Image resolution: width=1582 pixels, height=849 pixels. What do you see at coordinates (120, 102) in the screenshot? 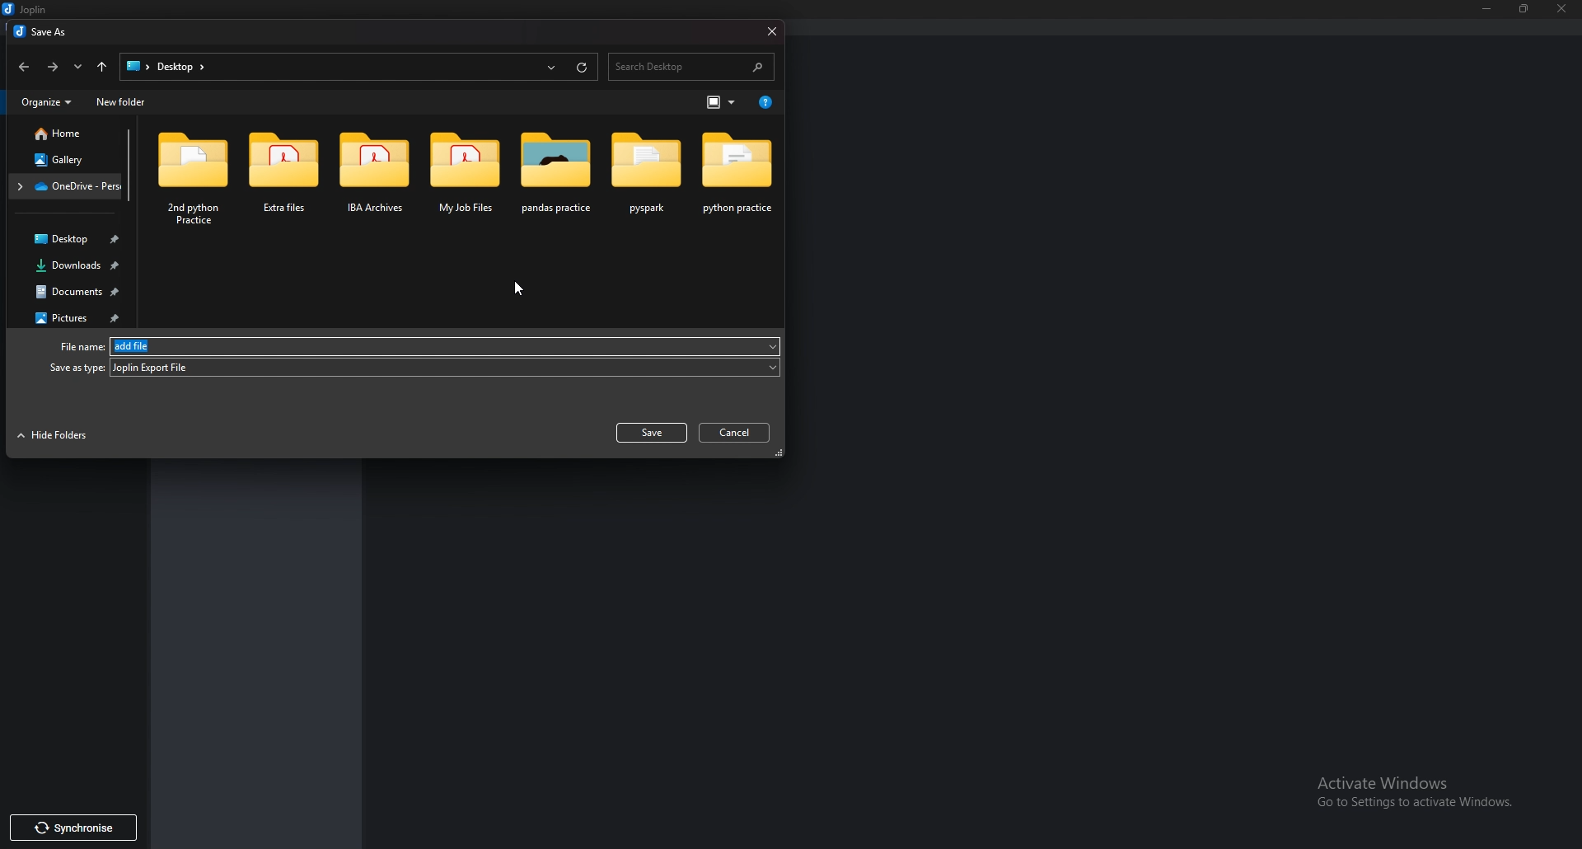
I see `New folder` at bounding box center [120, 102].